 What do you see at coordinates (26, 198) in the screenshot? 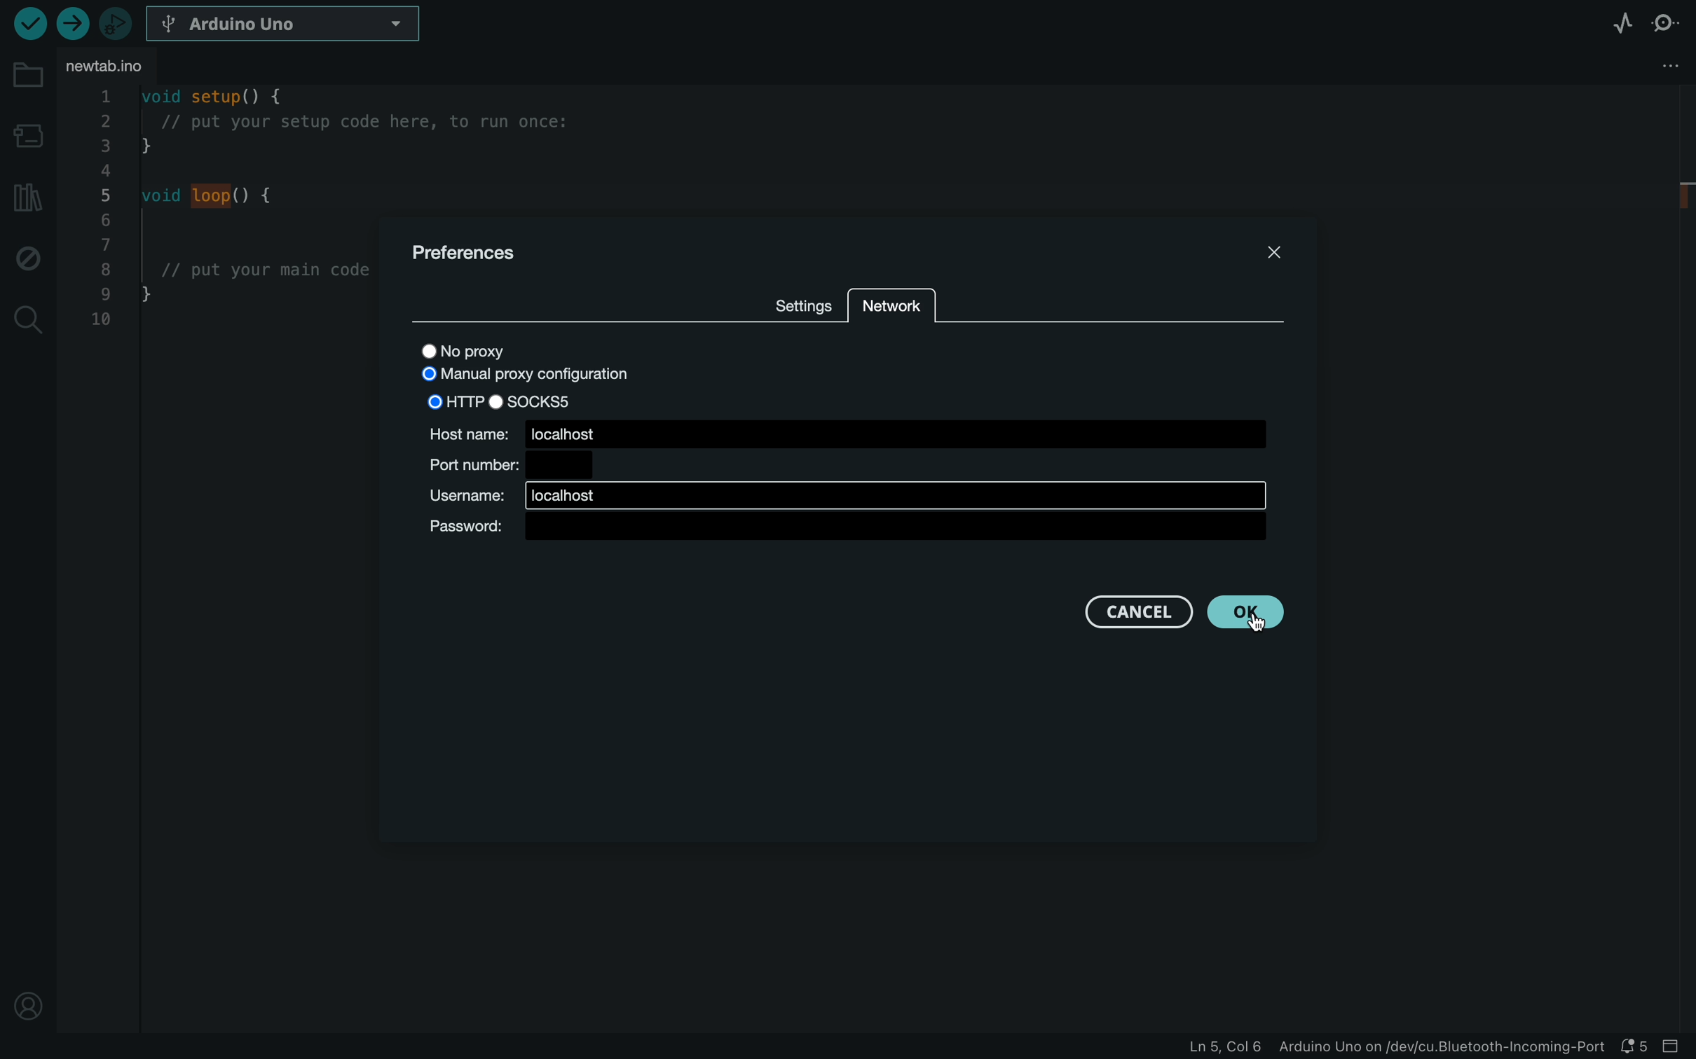
I see `libraries manager` at bounding box center [26, 198].